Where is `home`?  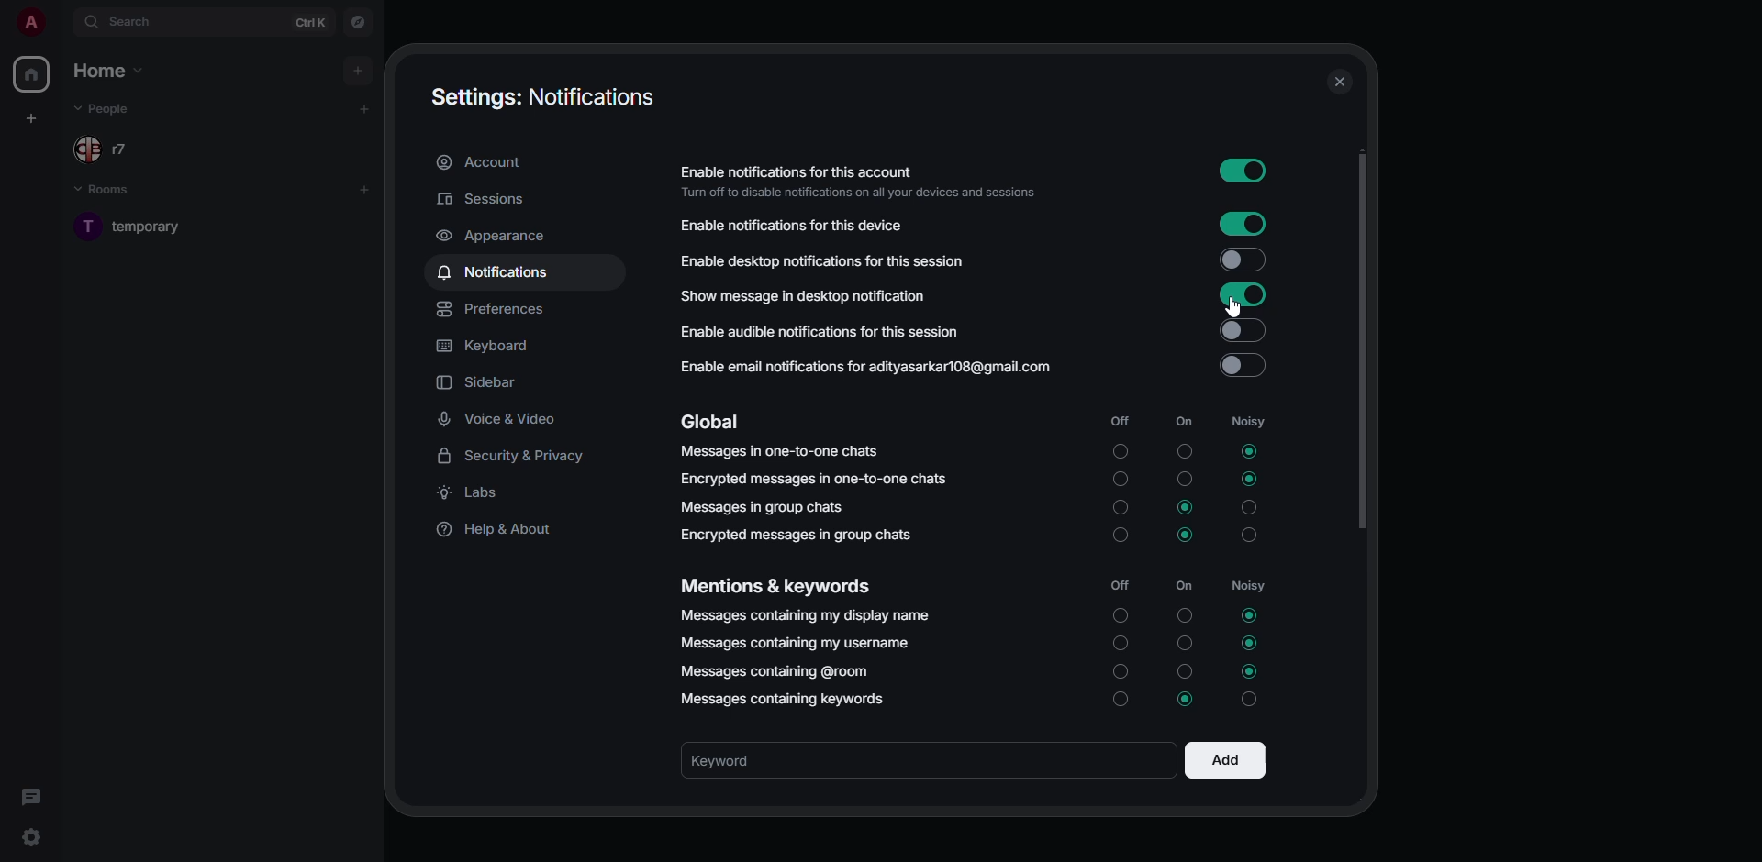 home is located at coordinates (29, 74).